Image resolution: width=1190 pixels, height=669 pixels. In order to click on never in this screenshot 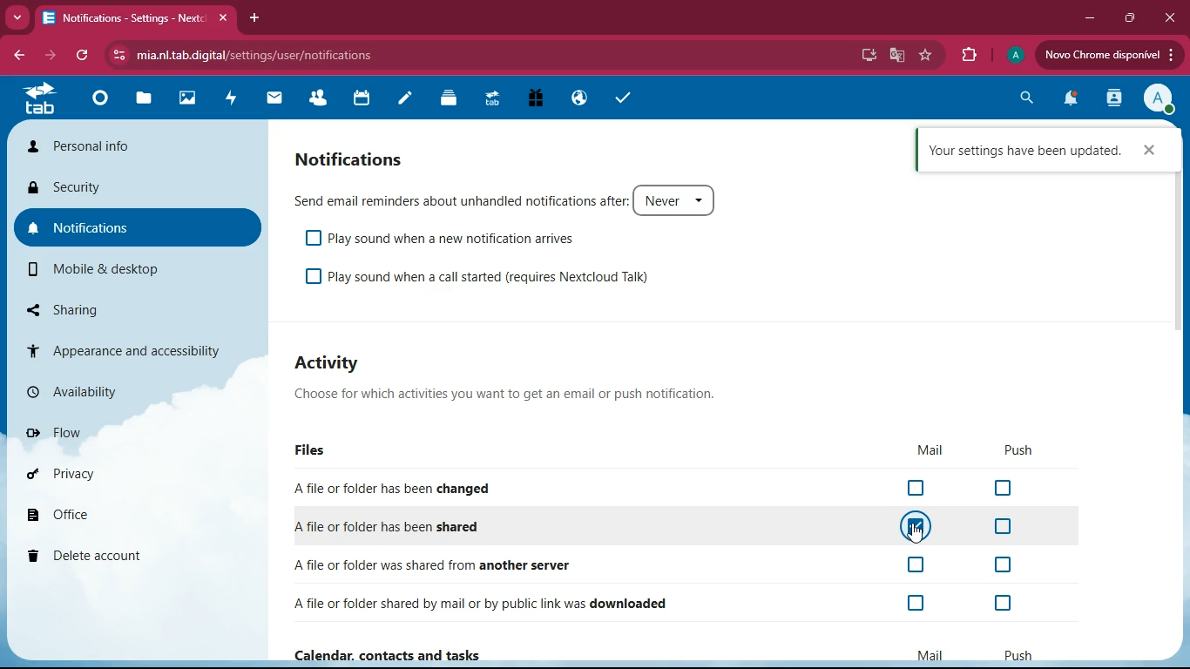, I will do `click(675, 199)`.